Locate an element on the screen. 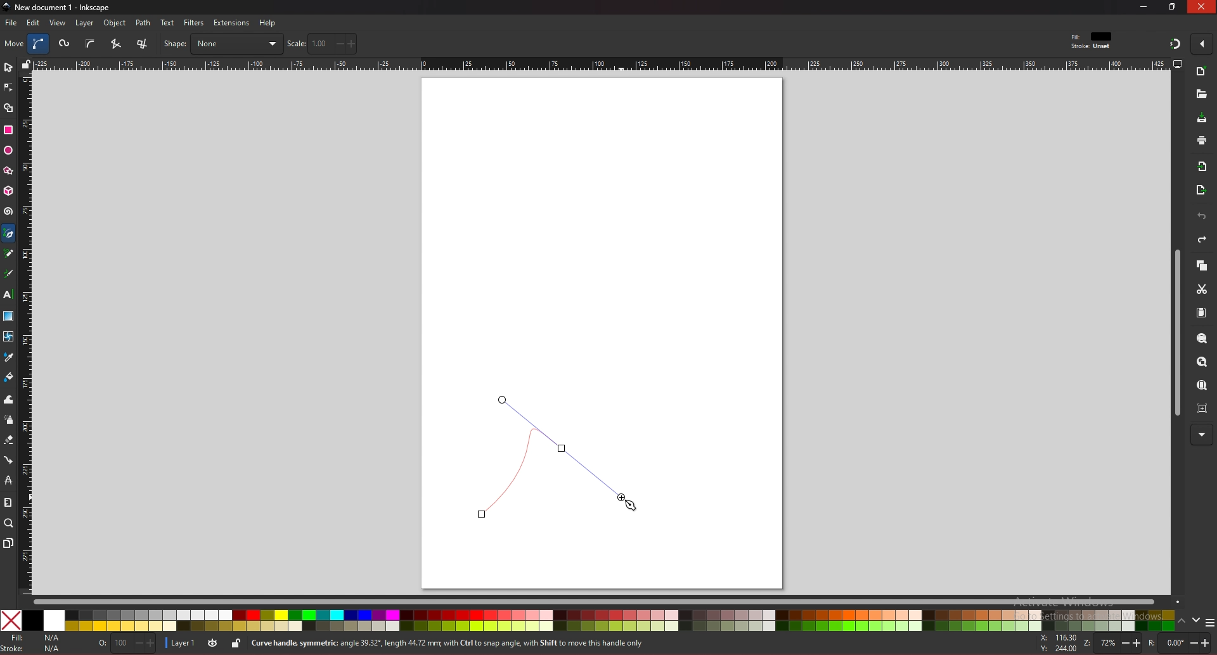 This screenshot has width=1217, height=655. dropper is located at coordinates (9, 358).